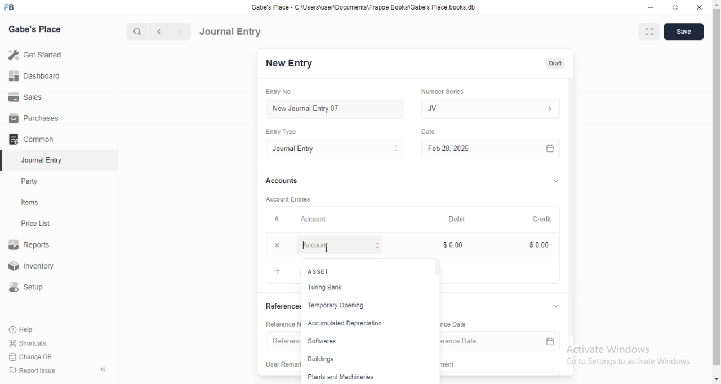  Describe the element at coordinates (230, 32) in the screenshot. I see `Journal Entry` at that location.